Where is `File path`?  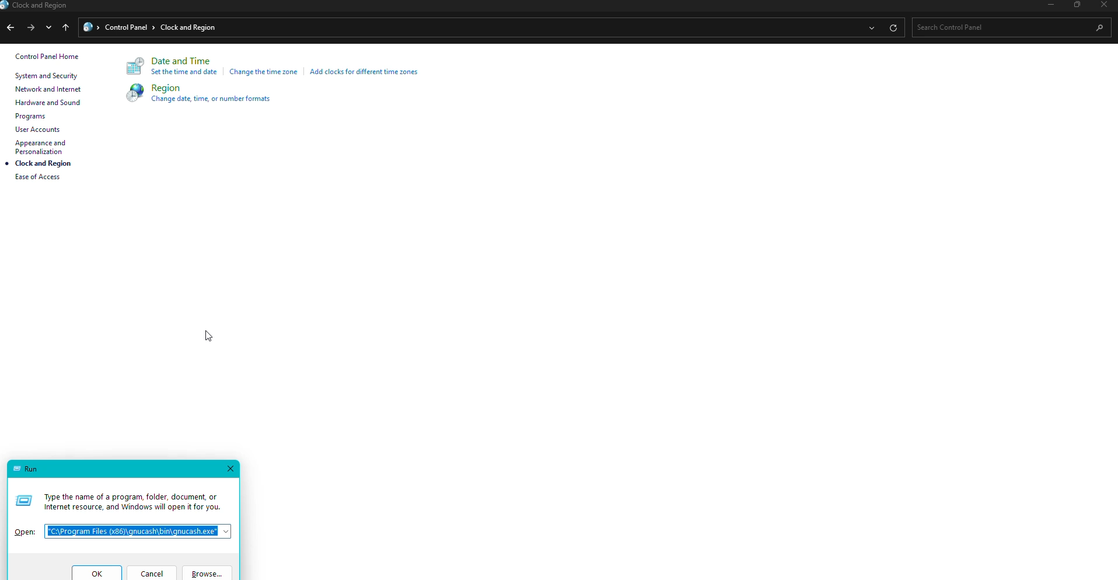 File path is located at coordinates (140, 530).